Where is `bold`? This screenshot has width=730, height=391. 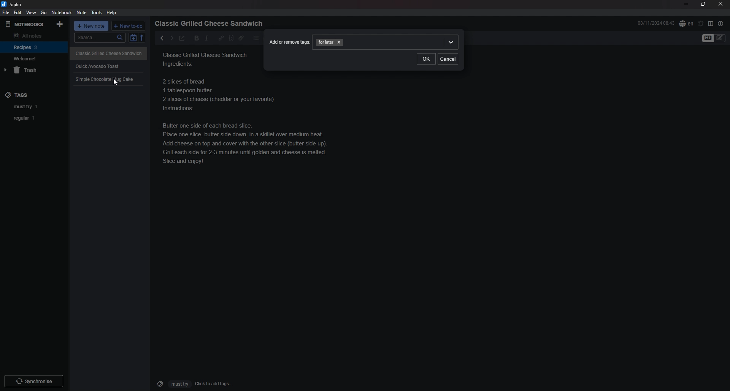
bold is located at coordinates (194, 38).